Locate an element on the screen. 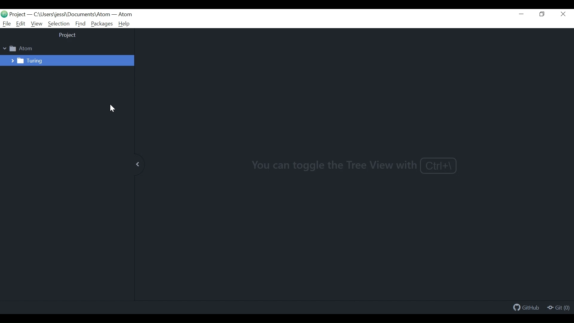 This screenshot has height=323, width=574. Help is located at coordinates (124, 24).